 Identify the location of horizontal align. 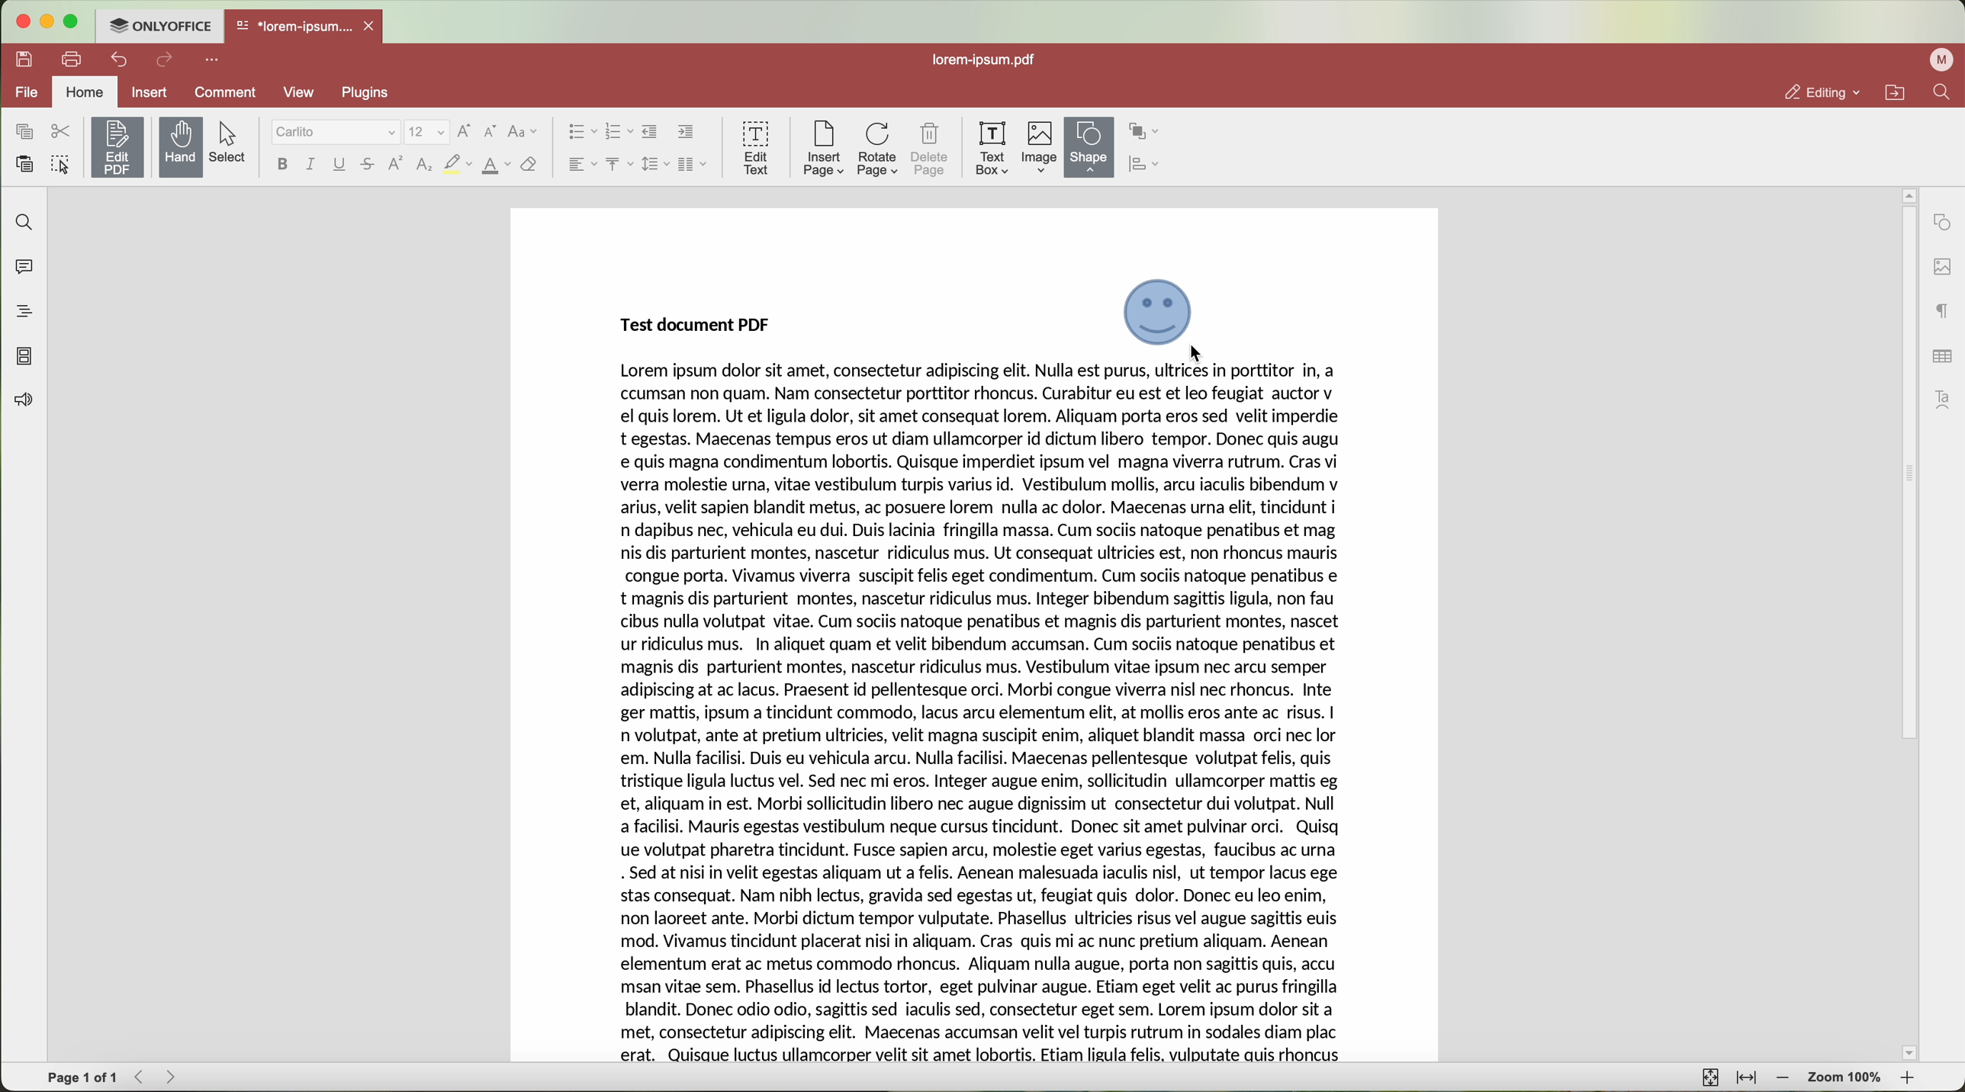
(579, 164).